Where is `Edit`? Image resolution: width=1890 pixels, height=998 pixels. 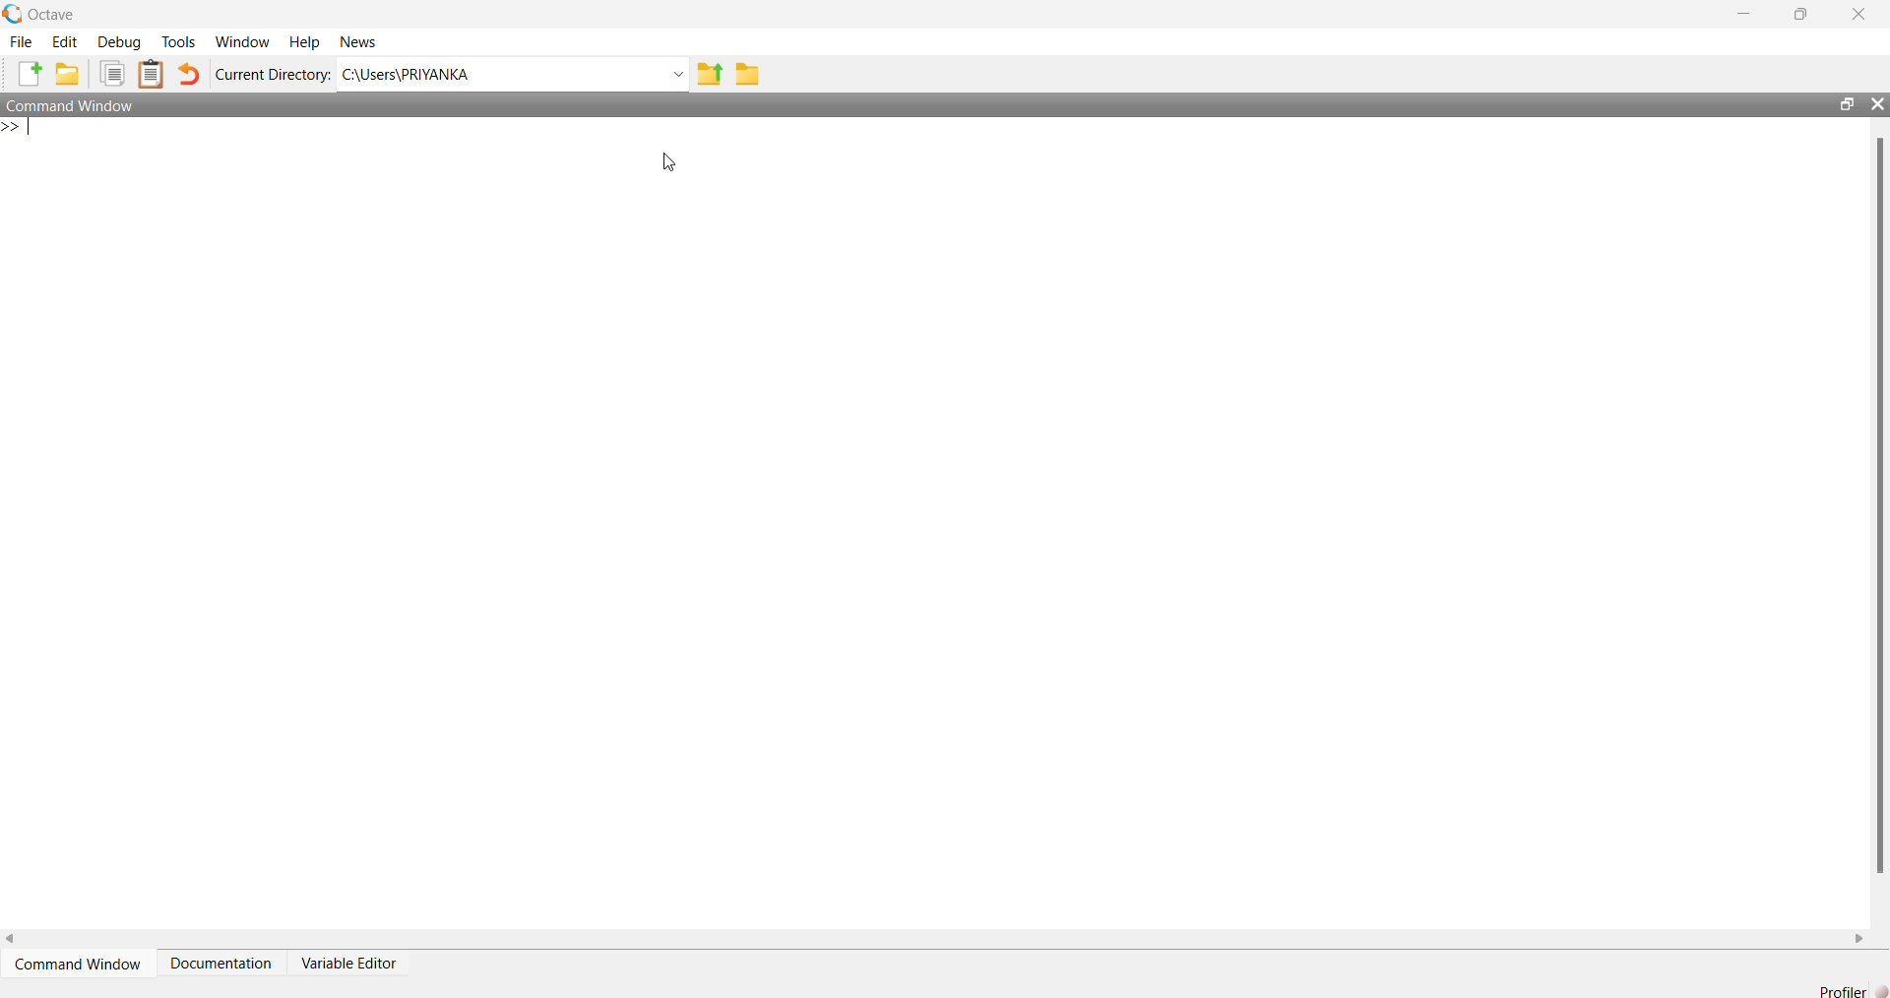 Edit is located at coordinates (62, 40).